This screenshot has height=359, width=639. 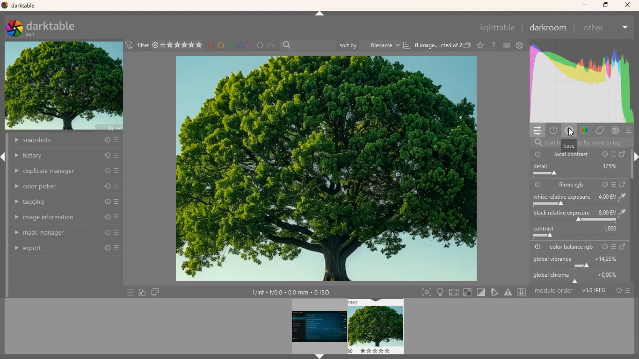 I want to click on favorite, so click(x=479, y=46).